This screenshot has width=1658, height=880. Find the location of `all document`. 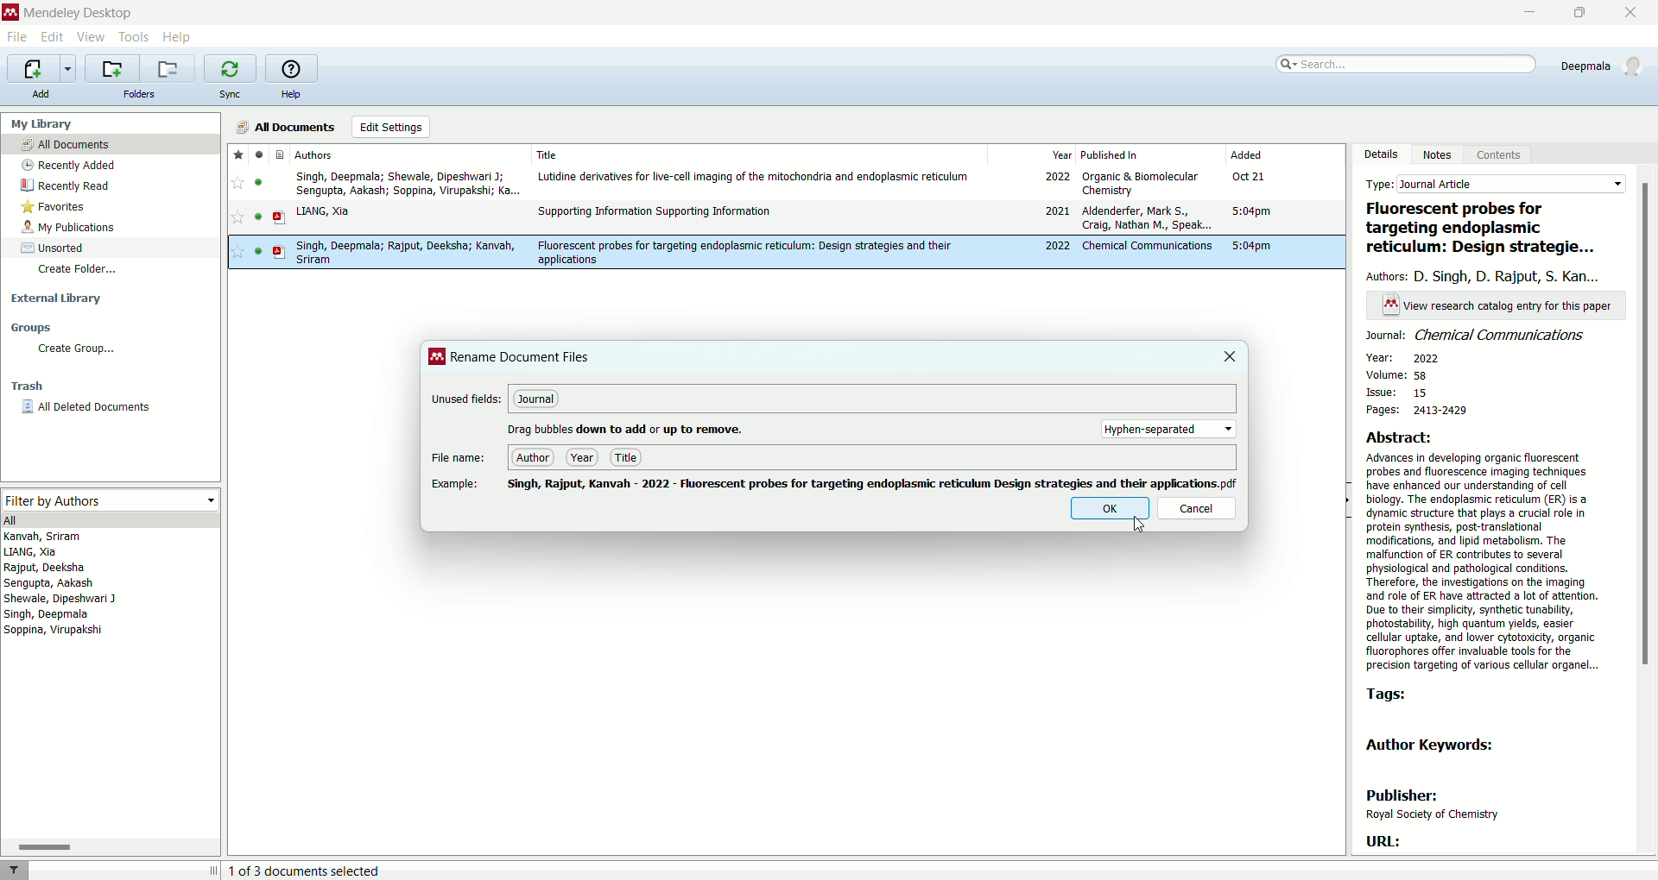

all document is located at coordinates (111, 144).